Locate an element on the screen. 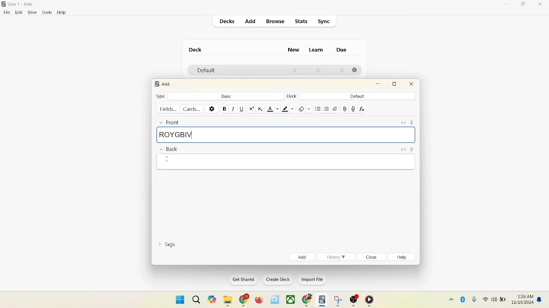  close is located at coordinates (372, 258).